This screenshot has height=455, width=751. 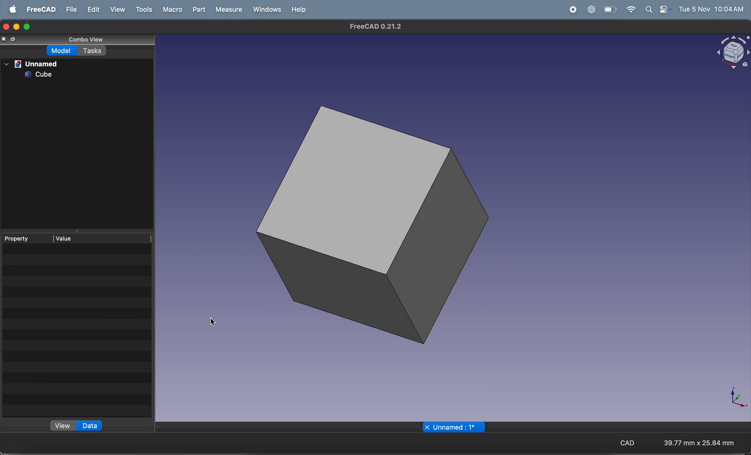 What do you see at coordinates (91, 425) in the screenshot?
I see `data` at bounding box center [91, 425].